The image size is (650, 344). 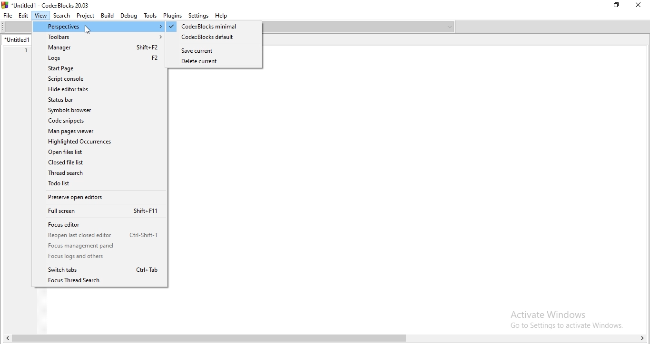 What do you see at coordinates (101, 257) in the screenshot?
I see `Focus legs and others` at bounding box center [101, 257].